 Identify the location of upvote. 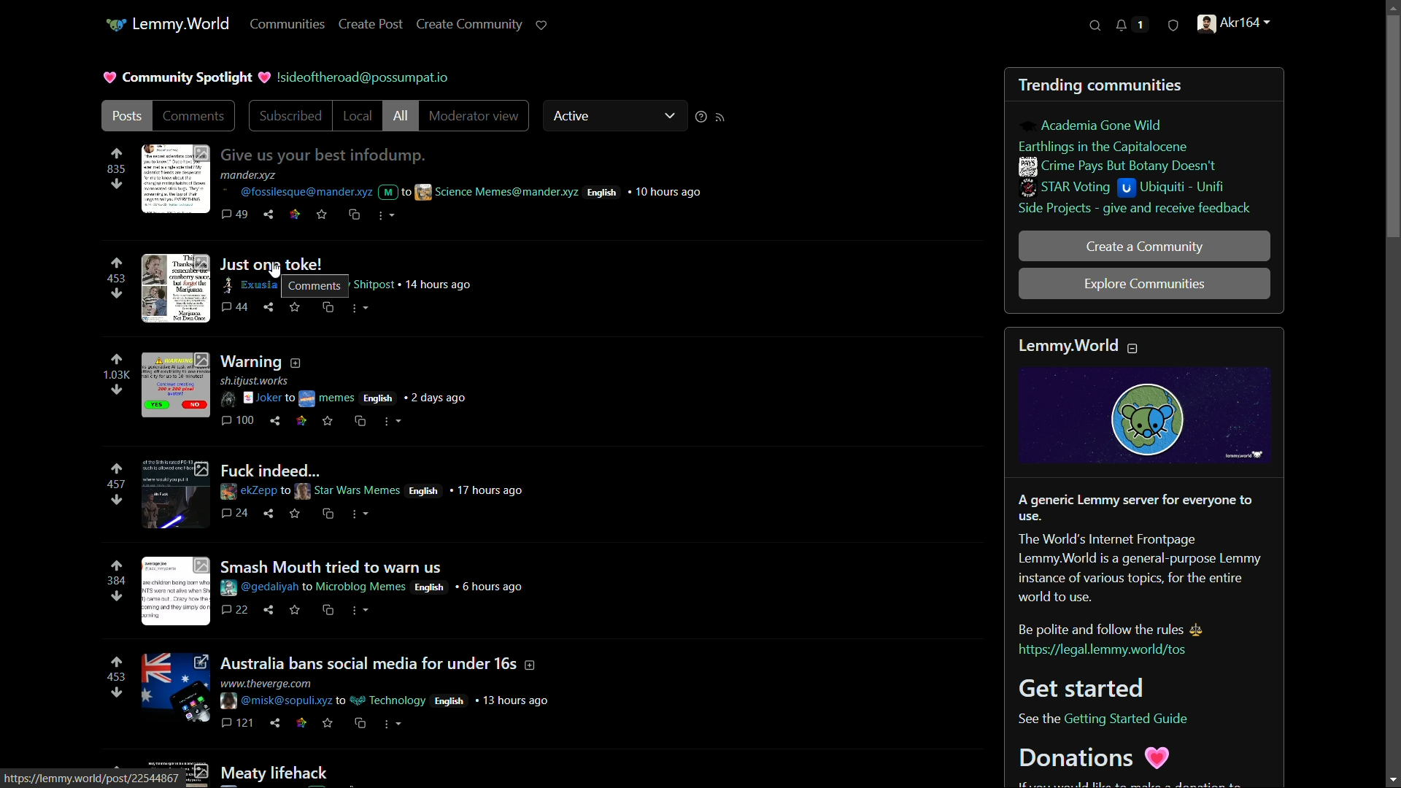
(117, 360).